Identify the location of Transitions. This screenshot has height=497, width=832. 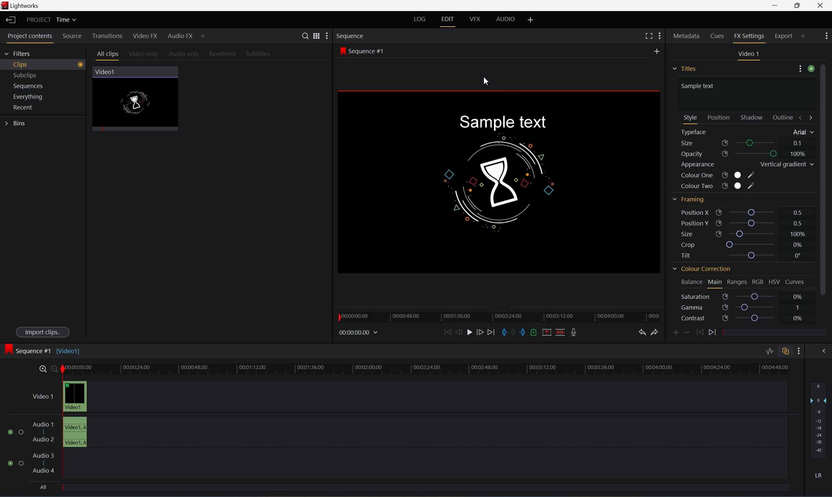
(107, 36).